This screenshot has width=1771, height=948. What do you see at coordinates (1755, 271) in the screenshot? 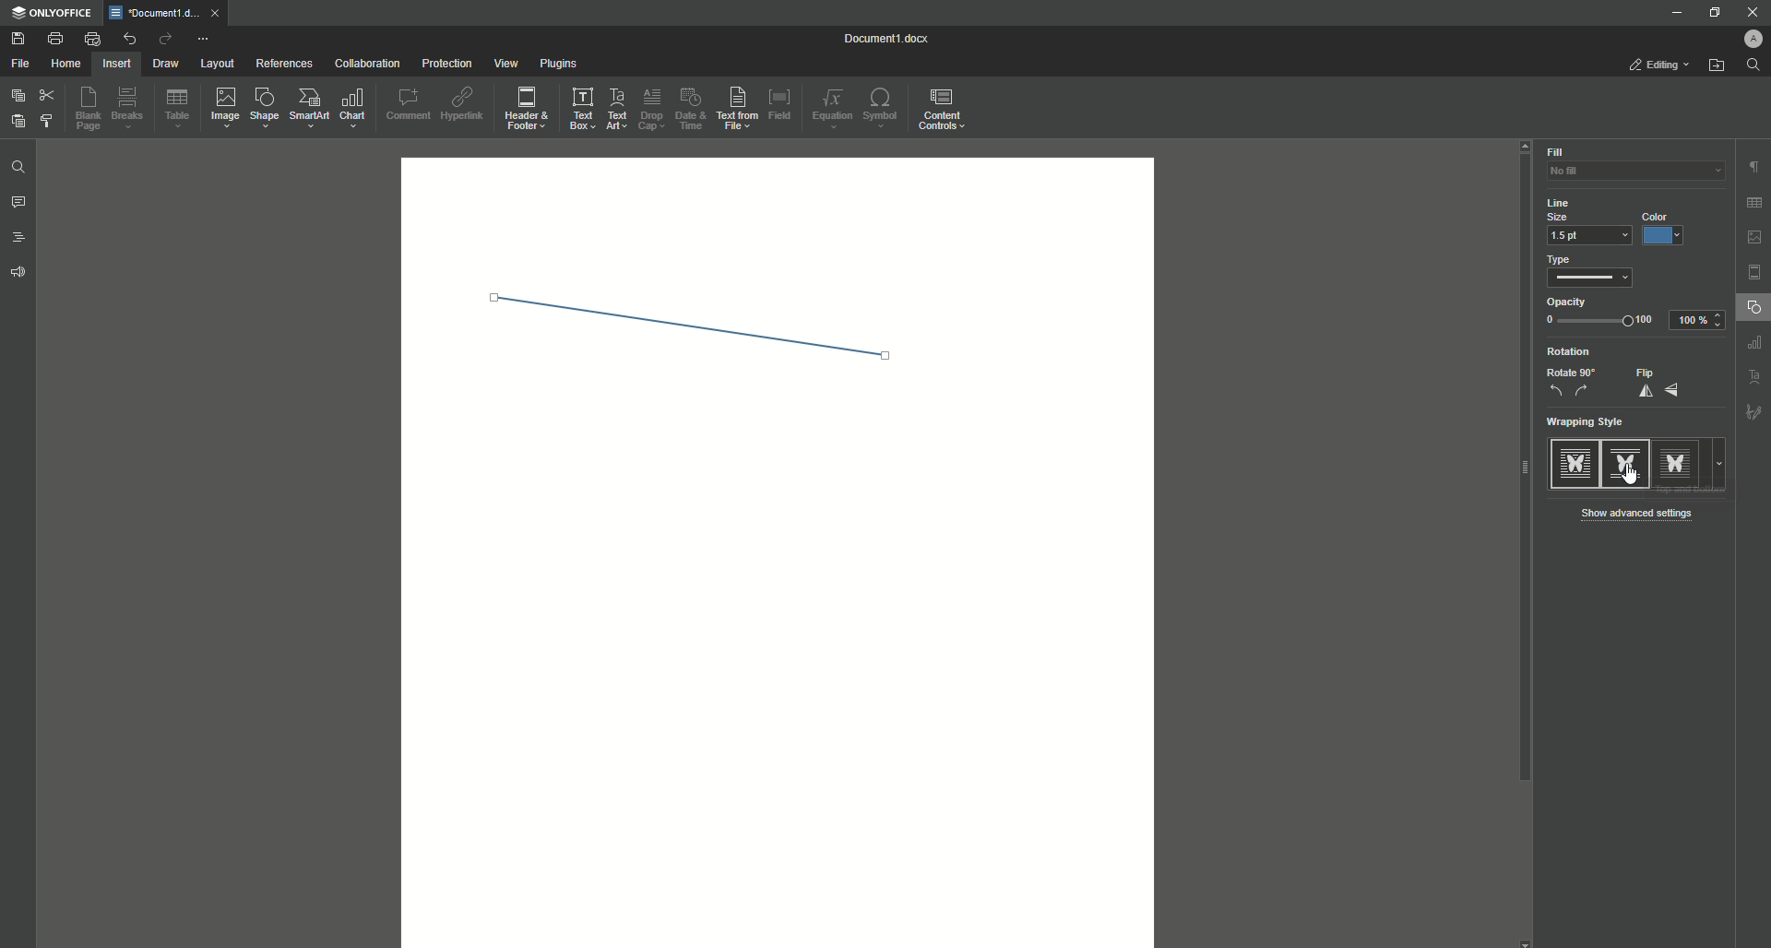
I see `page` at bounding box center [1755, 271].